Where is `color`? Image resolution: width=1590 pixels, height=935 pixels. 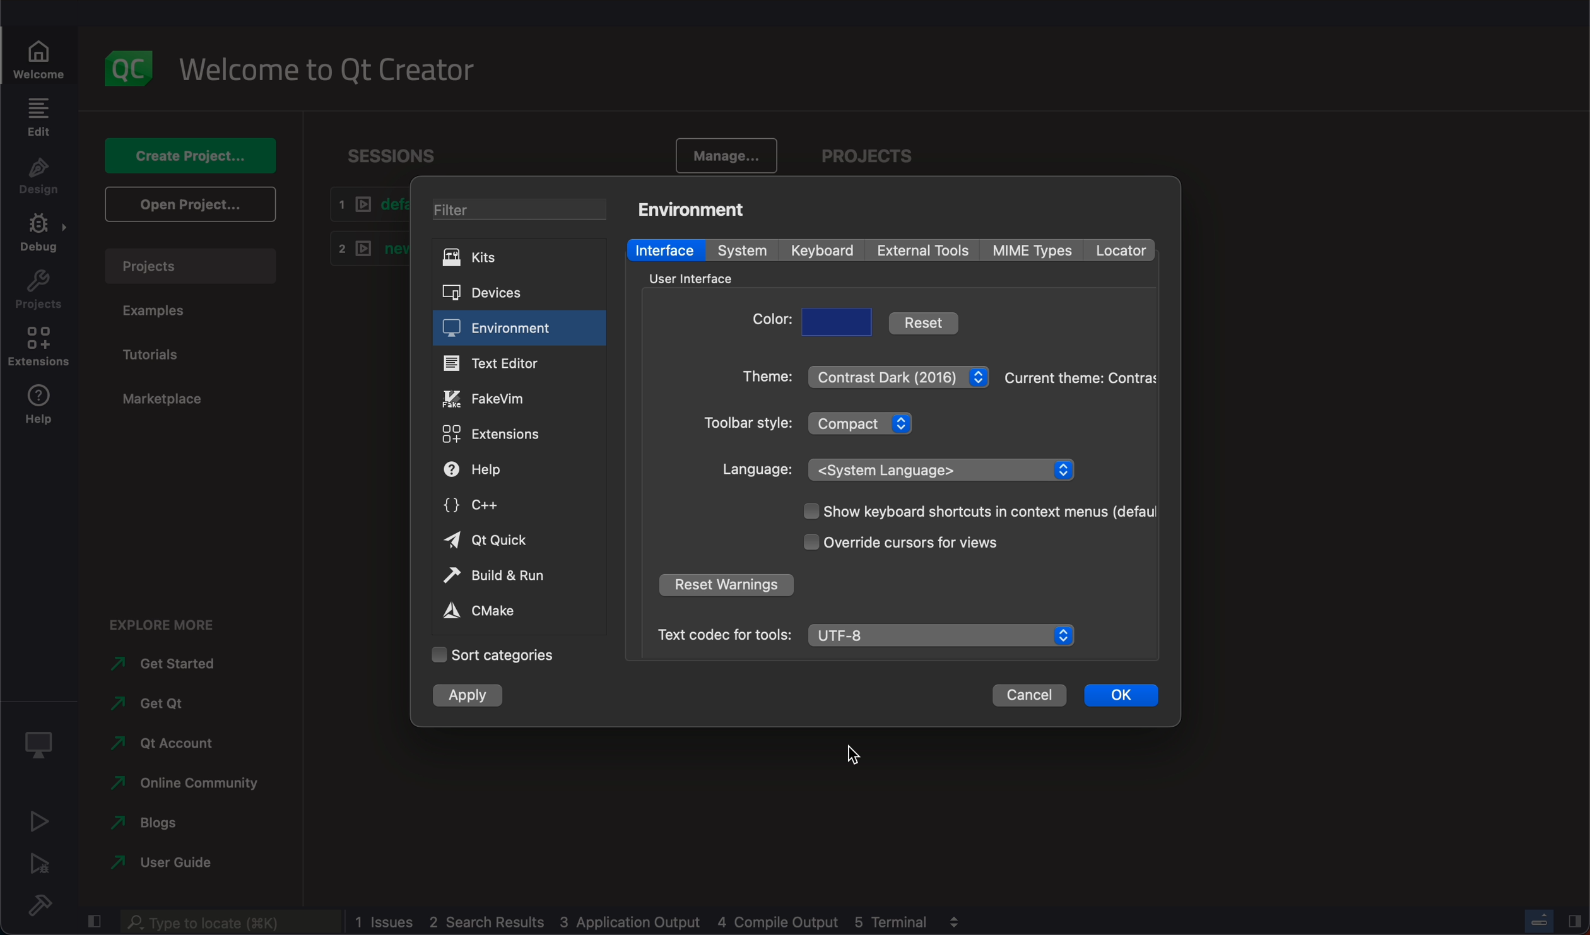 color is located at coordinates (770, 323).